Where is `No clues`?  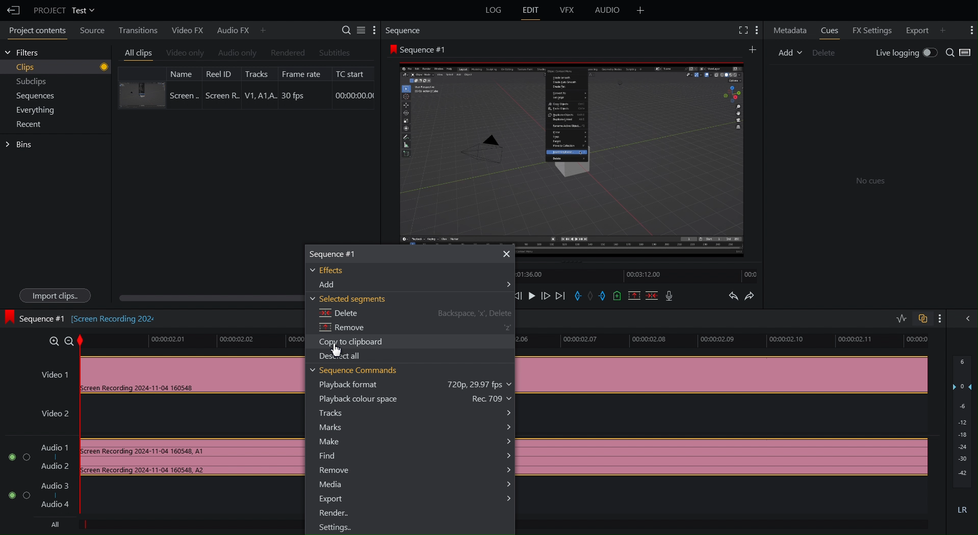
No clues is located at coordinates (872, 180).